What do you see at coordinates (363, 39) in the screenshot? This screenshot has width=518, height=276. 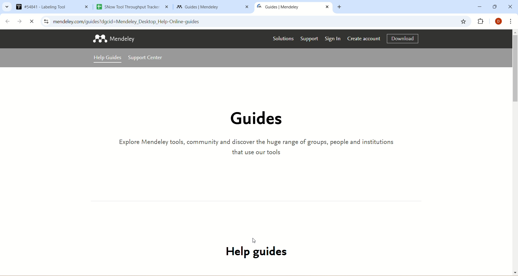 I see `create account` at bounding box center [363, 39].